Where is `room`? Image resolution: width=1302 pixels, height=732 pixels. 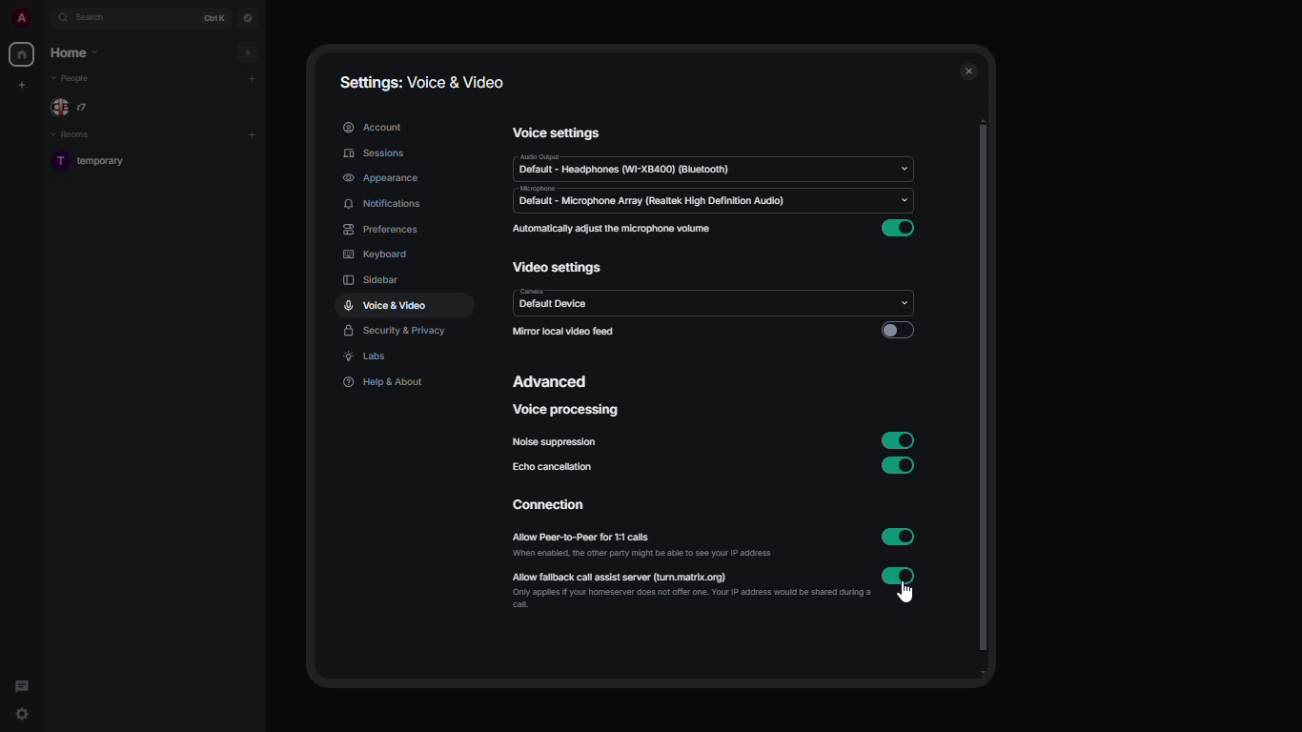 room is located at coordinates (98, 162).